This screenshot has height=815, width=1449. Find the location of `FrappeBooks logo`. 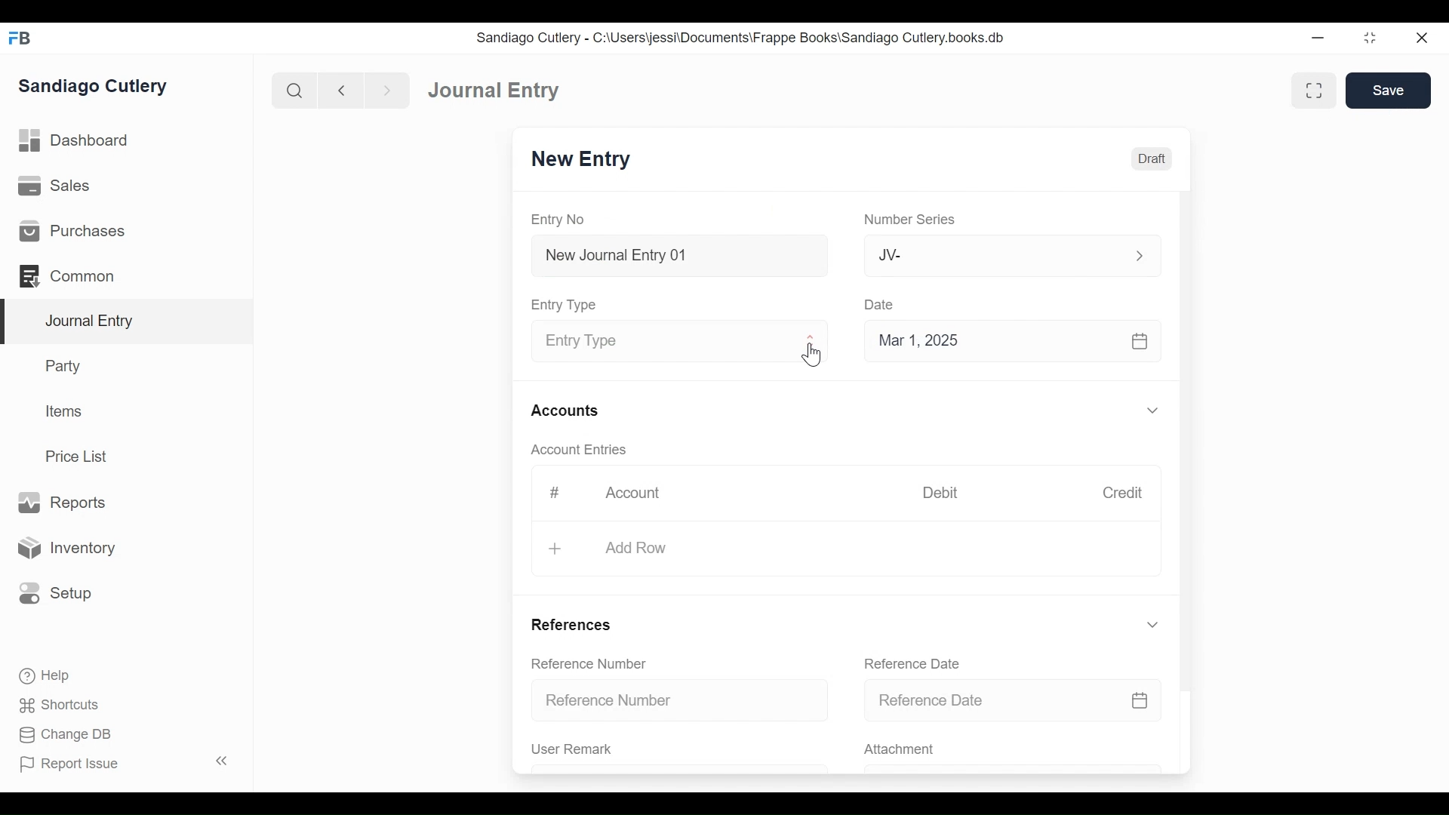

FrappeBooks logo is located at coordinates (19, 38).